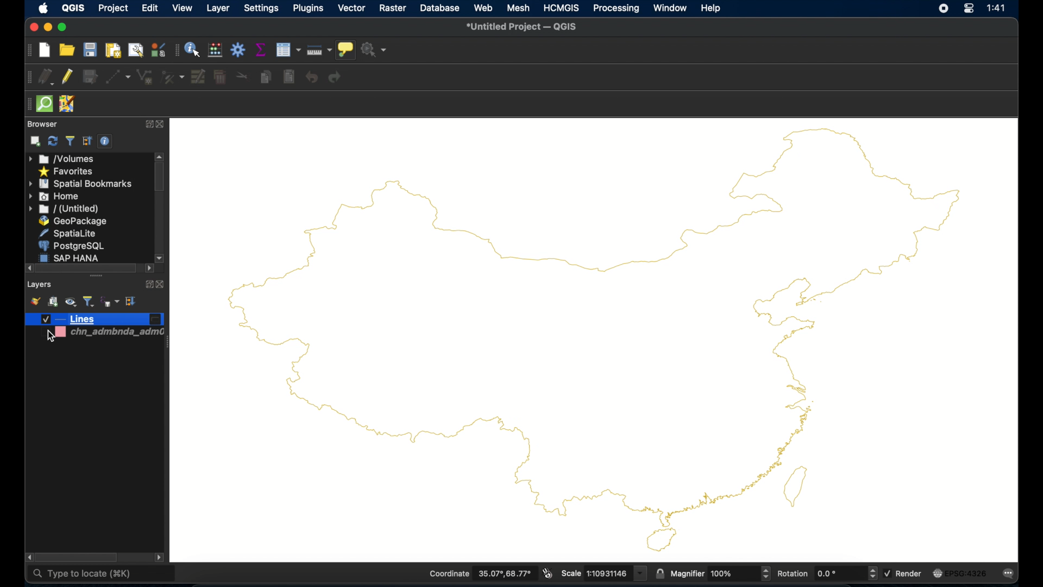  I want to click on postgresql, so click(70, 246).